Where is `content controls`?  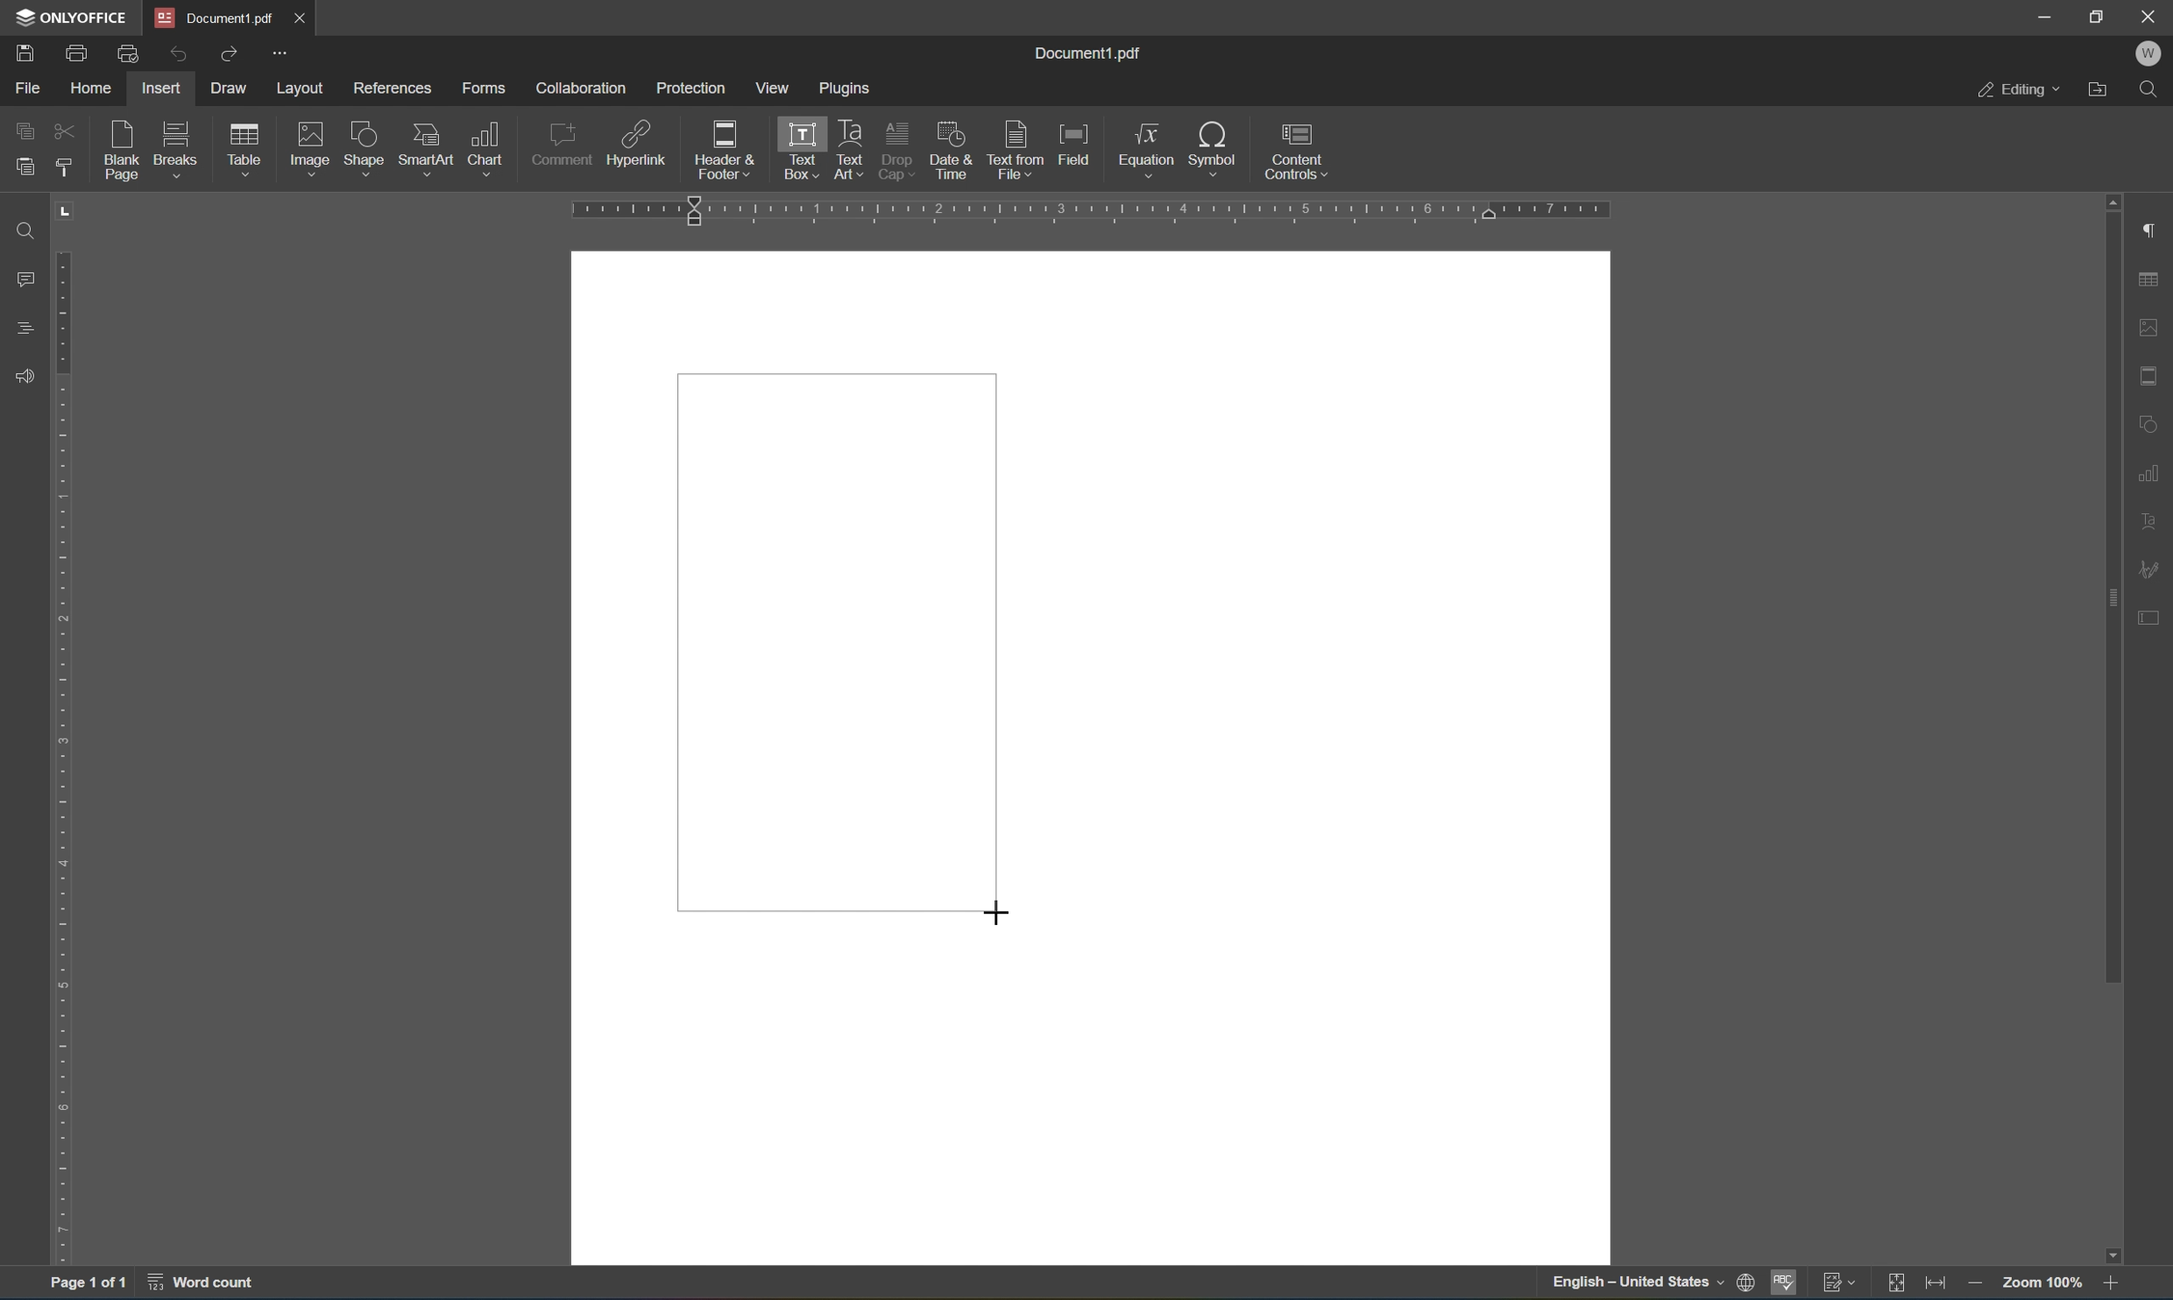 content controls is located at coordinates (1301, 151).